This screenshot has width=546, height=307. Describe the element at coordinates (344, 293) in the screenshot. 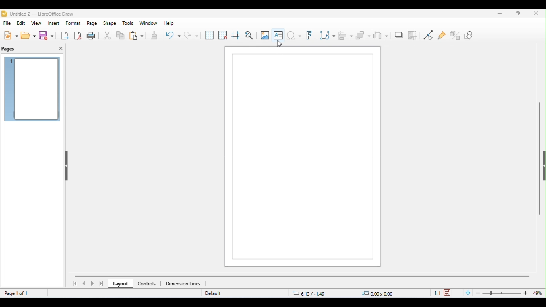

I see `position and size` at that location.